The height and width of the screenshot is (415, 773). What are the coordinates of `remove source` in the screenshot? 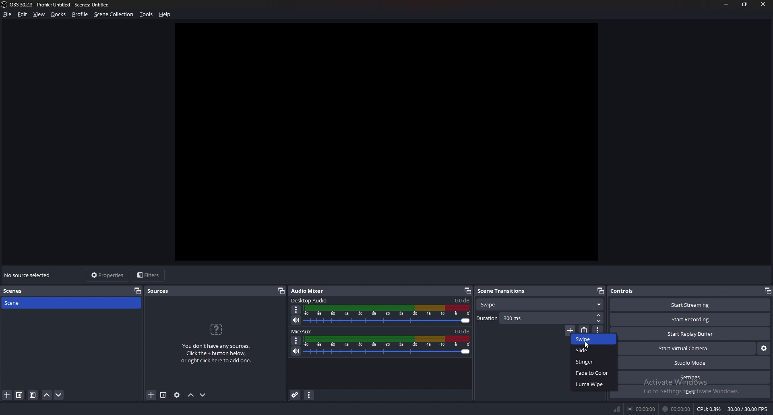 It's located at (163, 395).